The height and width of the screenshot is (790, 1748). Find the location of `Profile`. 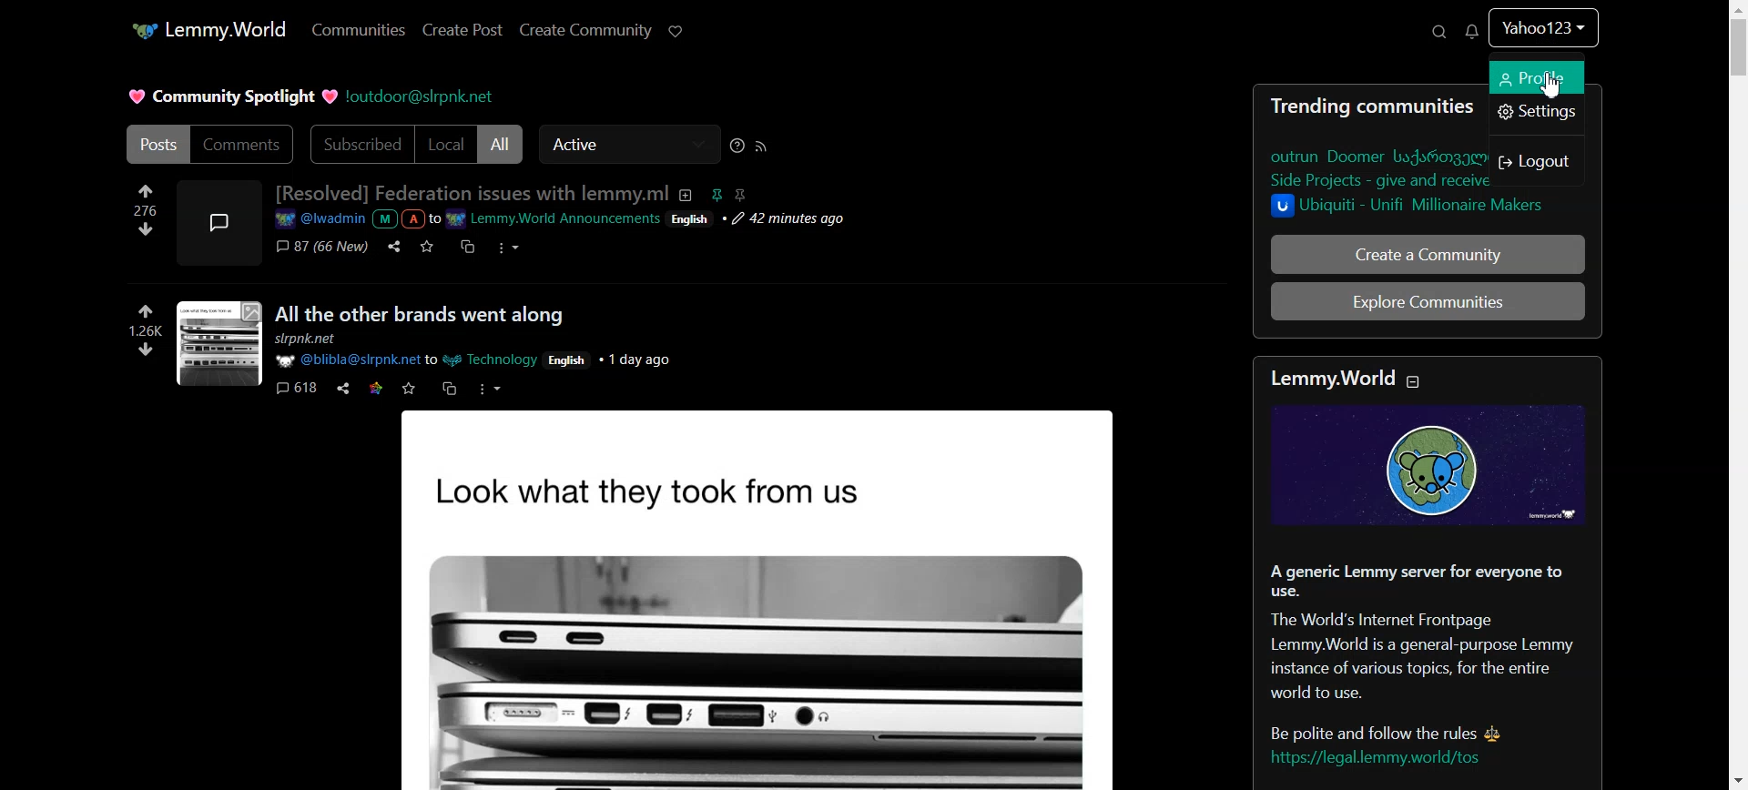

Profile is located at coordinates (1538, 77).